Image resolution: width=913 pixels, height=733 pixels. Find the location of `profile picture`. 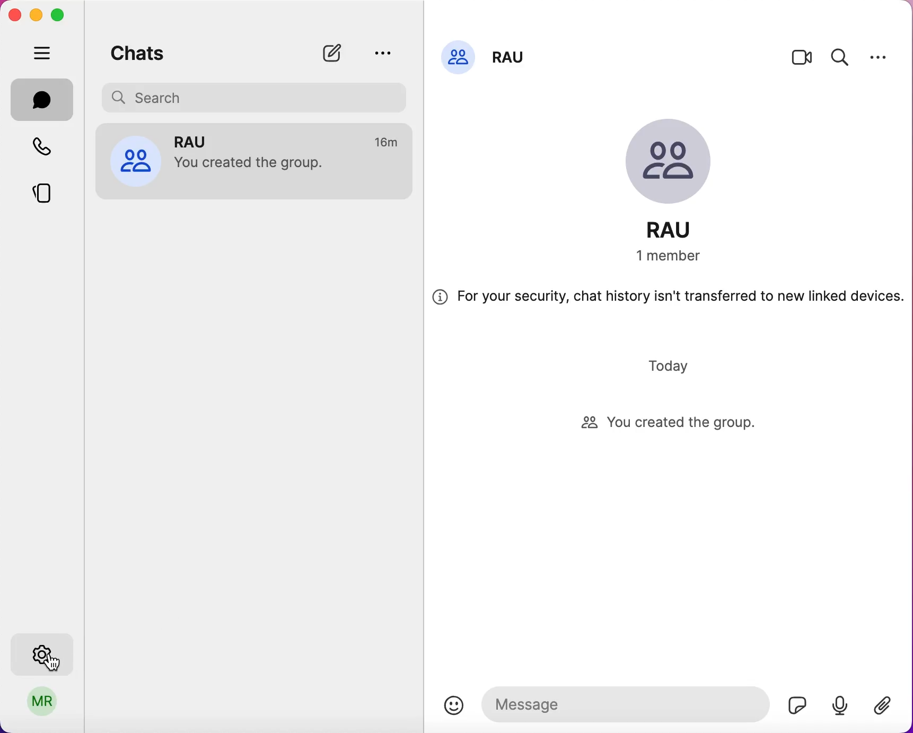

profile picture is located at coordinates (135, 160).